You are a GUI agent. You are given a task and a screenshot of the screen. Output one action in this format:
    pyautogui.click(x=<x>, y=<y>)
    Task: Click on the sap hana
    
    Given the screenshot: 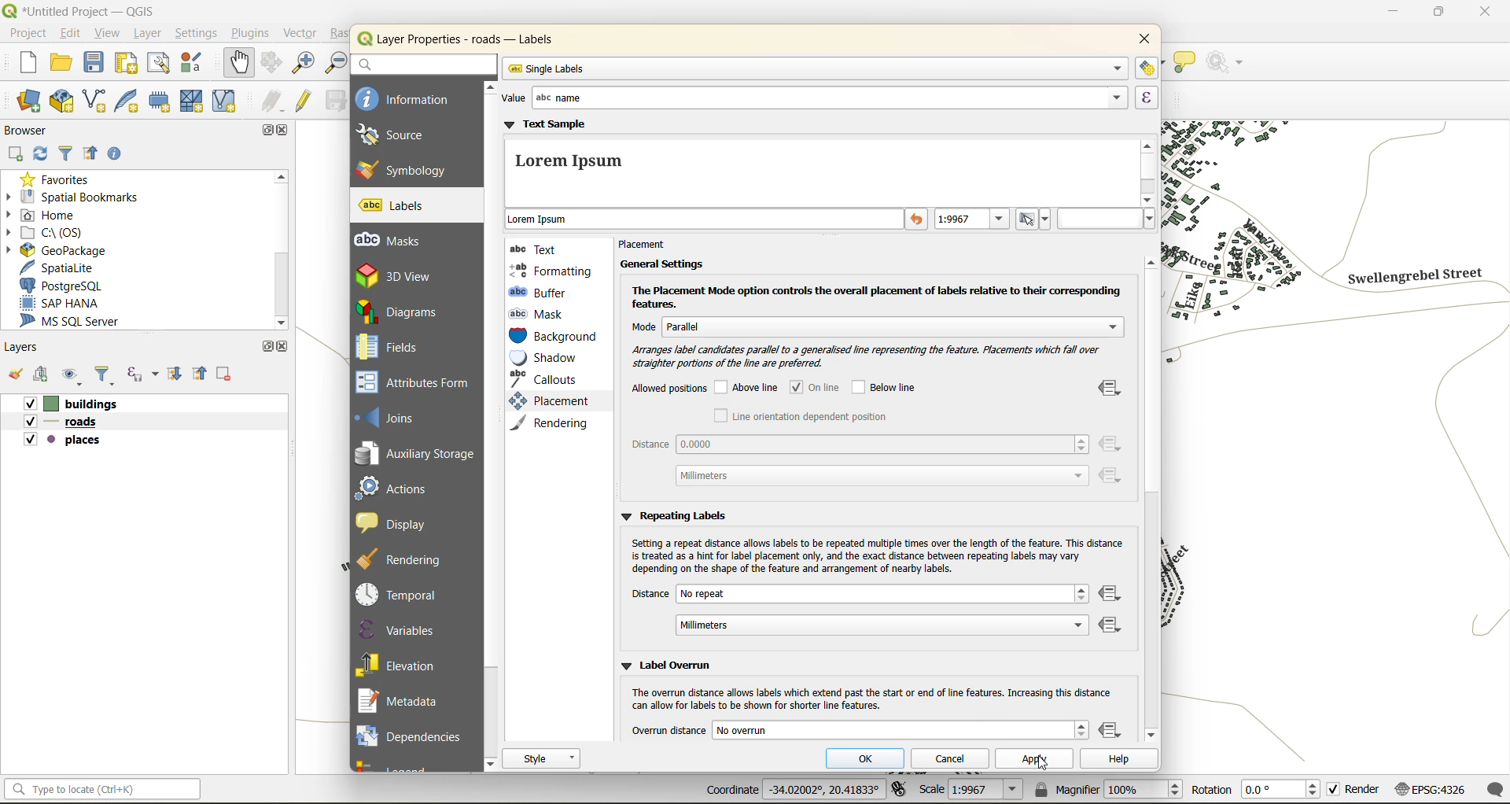 What is the action you would take?
    pyautogui.click(x=61, y=304)
    